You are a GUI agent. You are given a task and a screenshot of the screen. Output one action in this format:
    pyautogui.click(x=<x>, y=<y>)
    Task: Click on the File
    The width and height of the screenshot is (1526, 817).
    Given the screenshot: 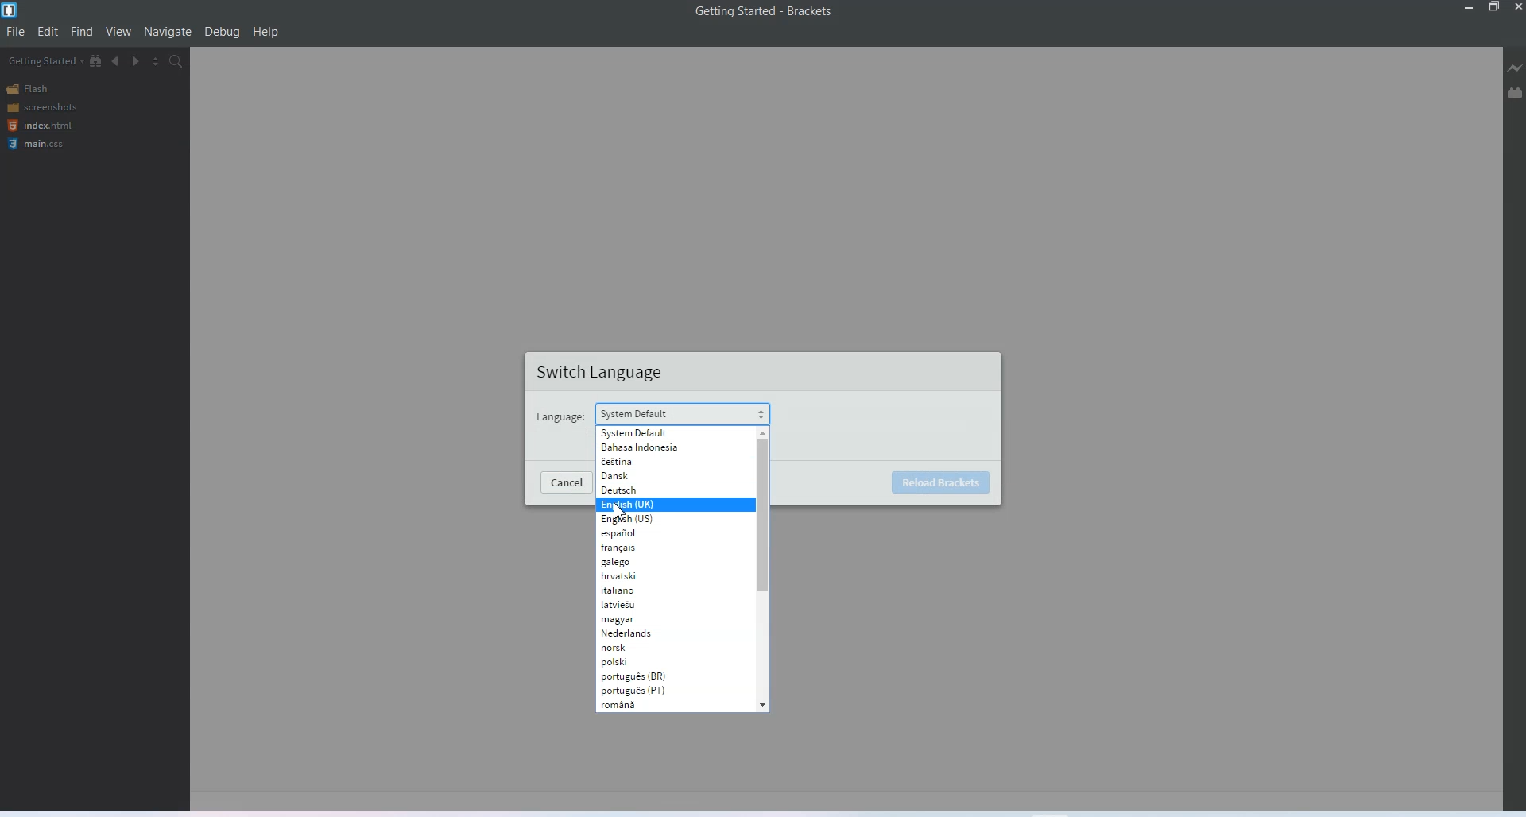 What is the action you would take?
    pyautogui.click(x=16, y=32)
    